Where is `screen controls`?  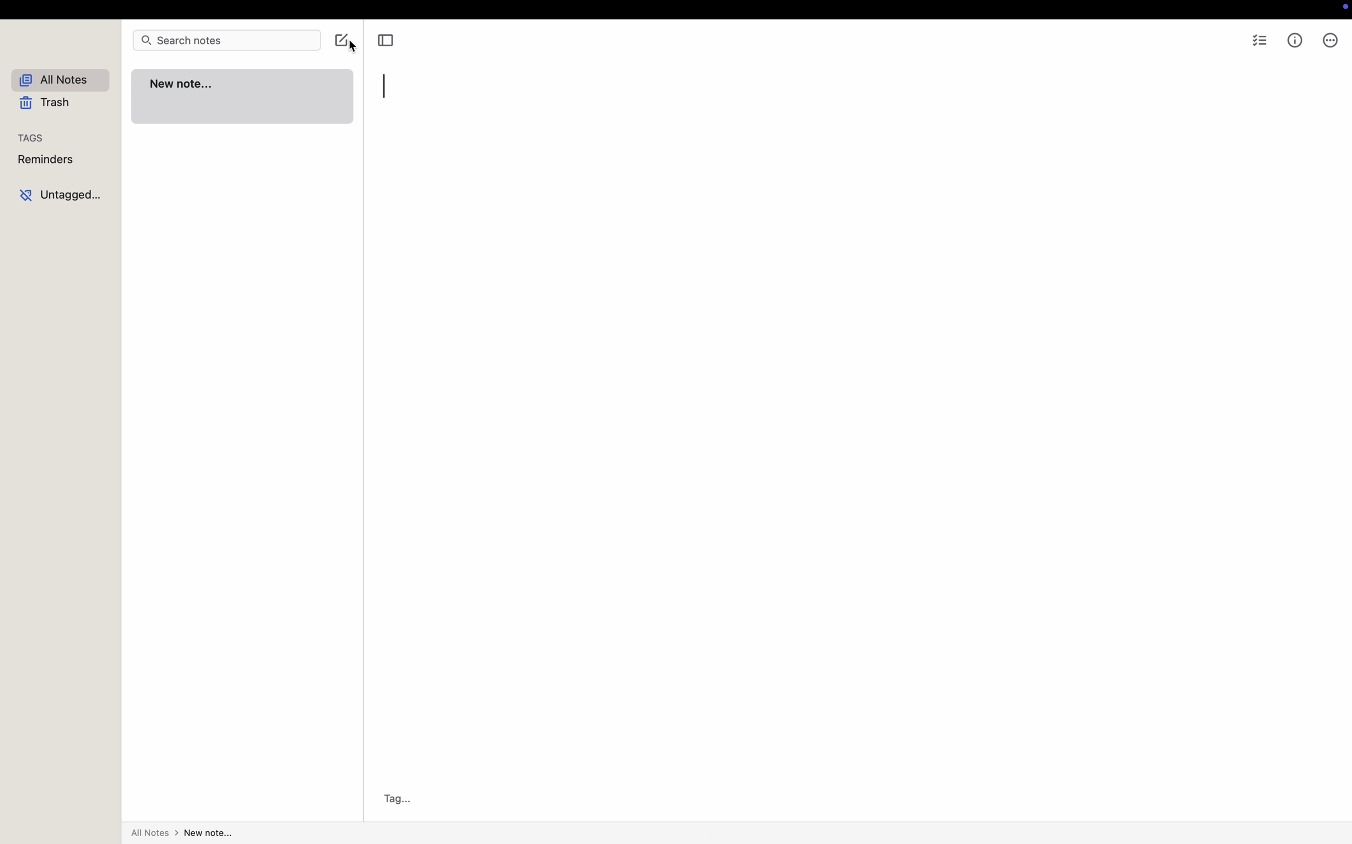 screen controls is located at coordinates (1343, 9).